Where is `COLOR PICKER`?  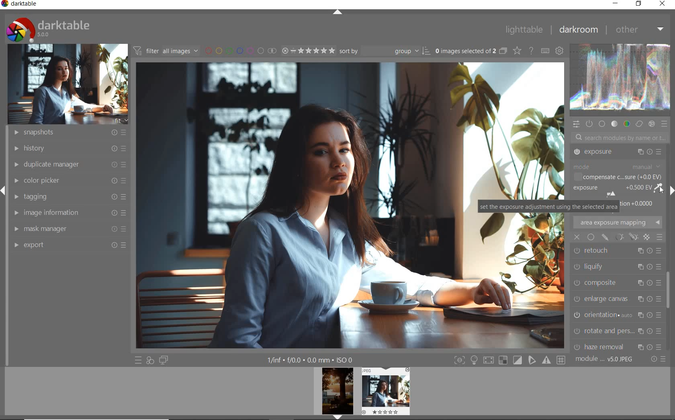 COLOR PICKER is located at coordinates (70, 179).